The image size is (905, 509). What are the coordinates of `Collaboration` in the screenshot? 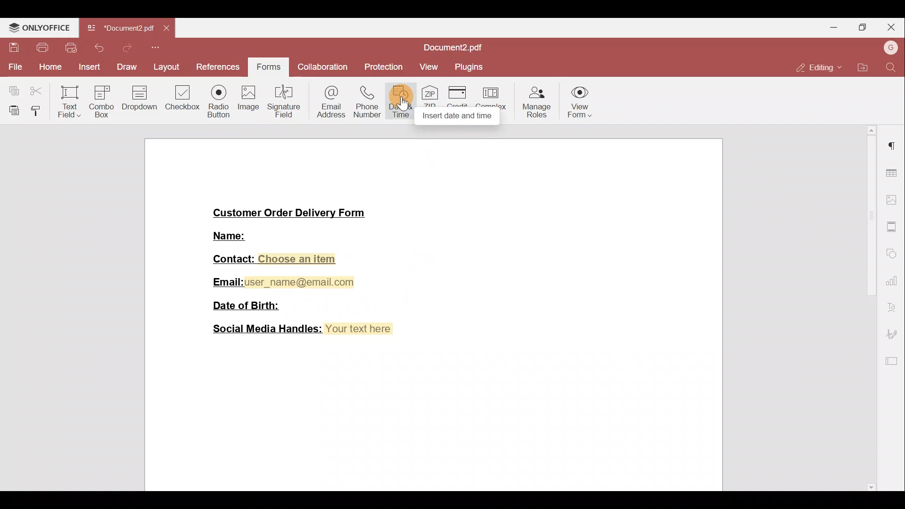 It's located at (321, 68).